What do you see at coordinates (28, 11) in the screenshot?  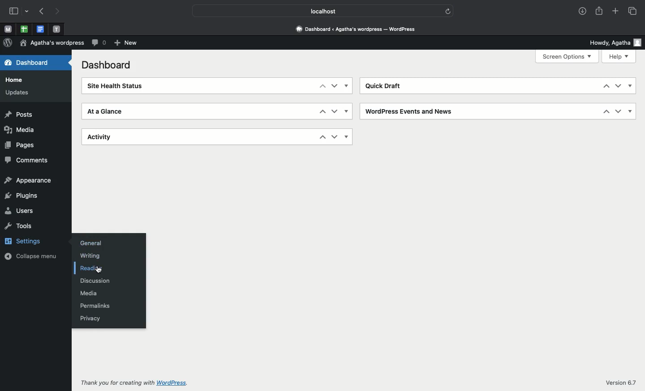 I see `` at bounding box center [28, 11].